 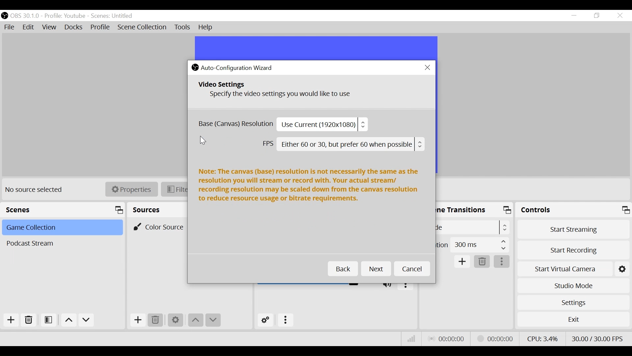 What do you see at coordinates (65, 16) in the screenshot?
I see `profile` at bounding box center [65, 16].